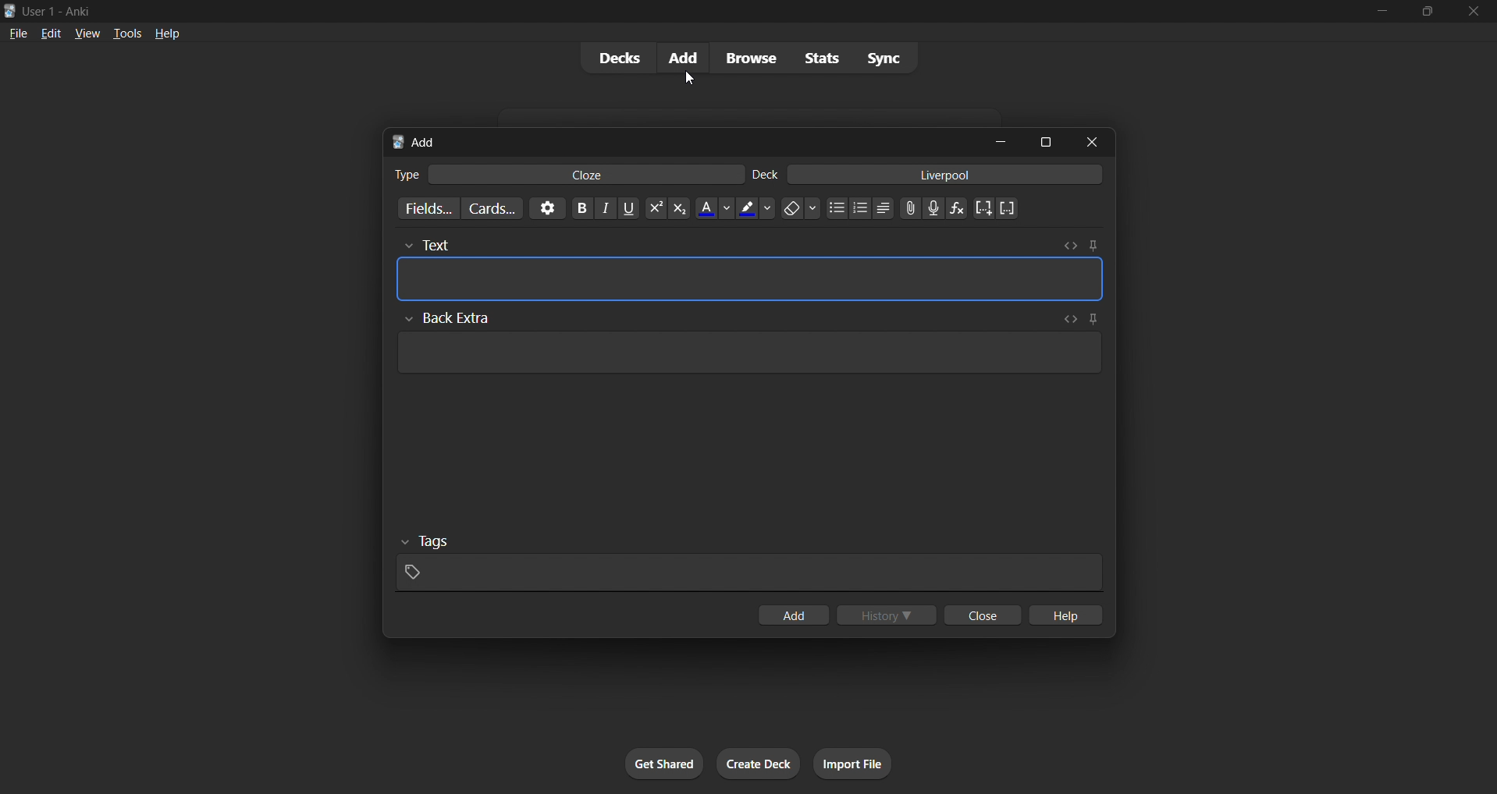 The width and height of the screenshot is (1497, 794). I want to click on card text field, so click(752, 282).